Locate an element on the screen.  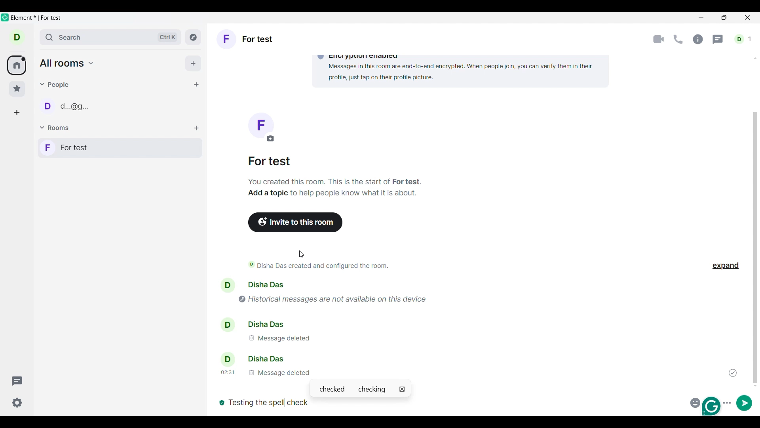
disha das is located at coordinates (269, 285).